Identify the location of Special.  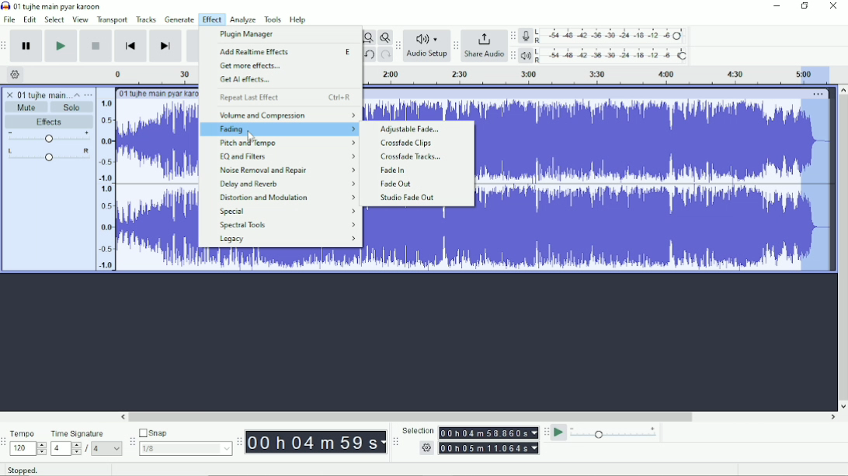
(287, 211).